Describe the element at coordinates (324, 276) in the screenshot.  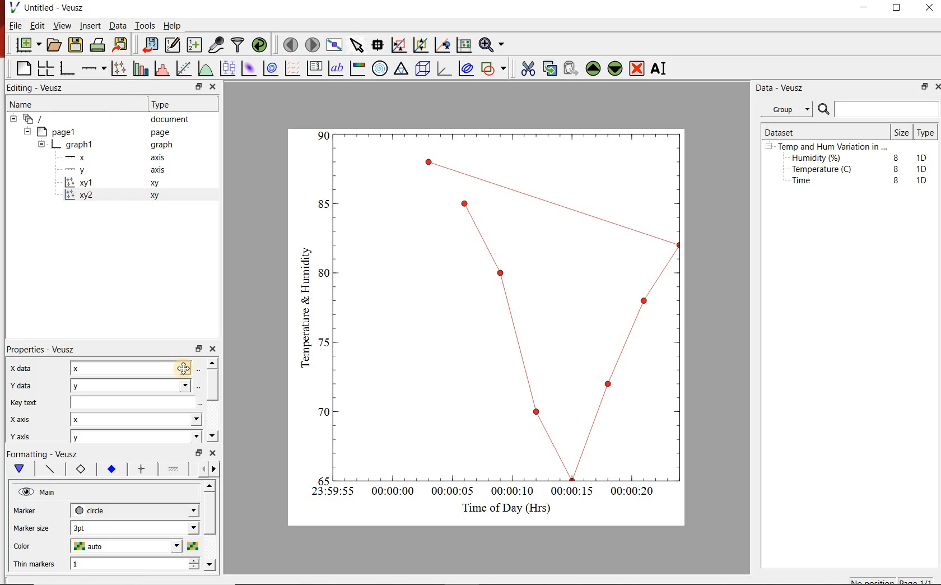
I see `0.6` at that location.